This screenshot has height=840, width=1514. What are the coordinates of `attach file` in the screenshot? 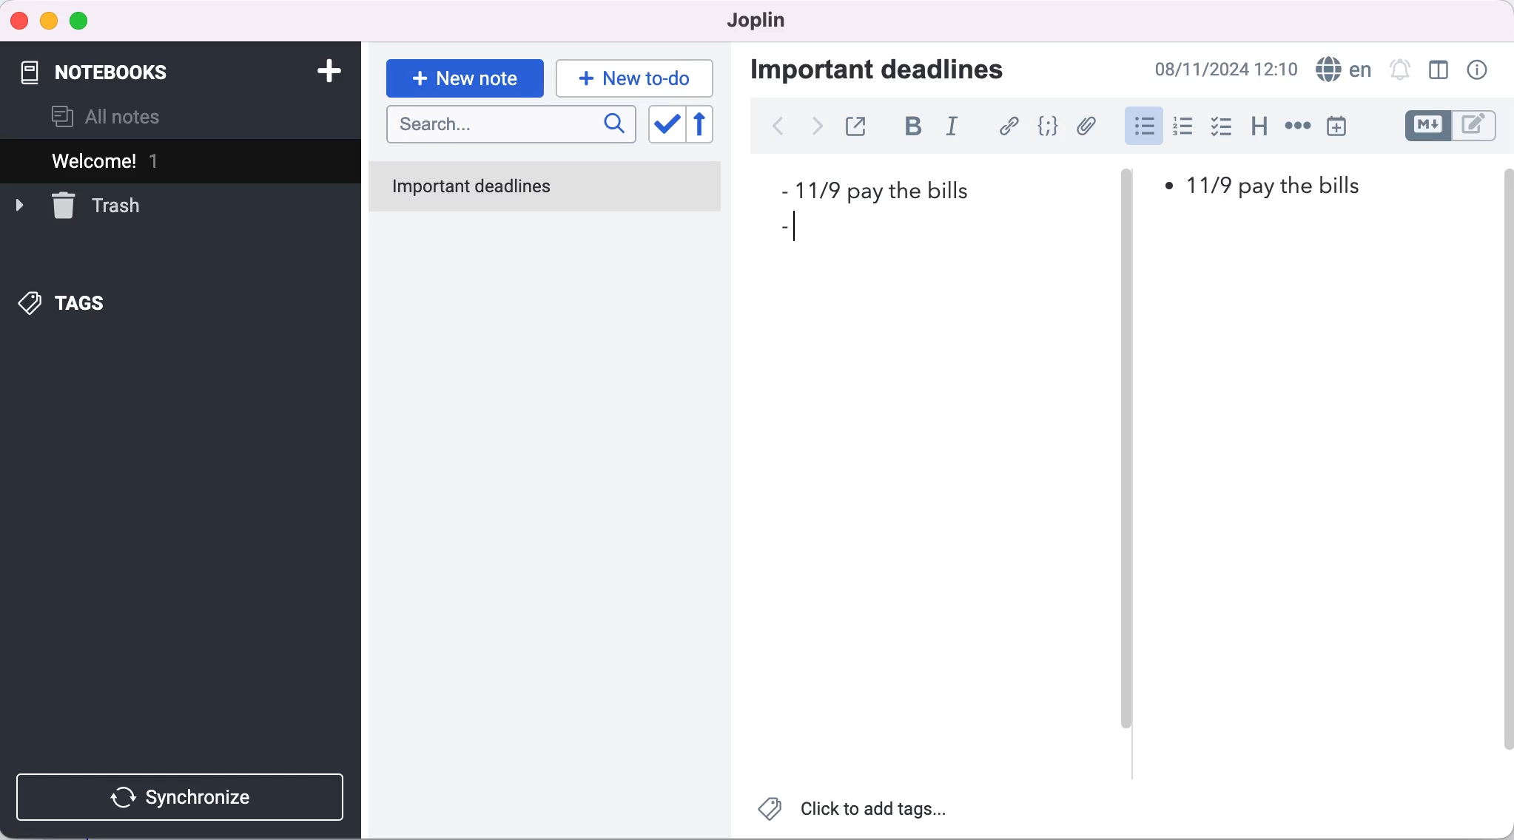 It's located at (1086, 126).